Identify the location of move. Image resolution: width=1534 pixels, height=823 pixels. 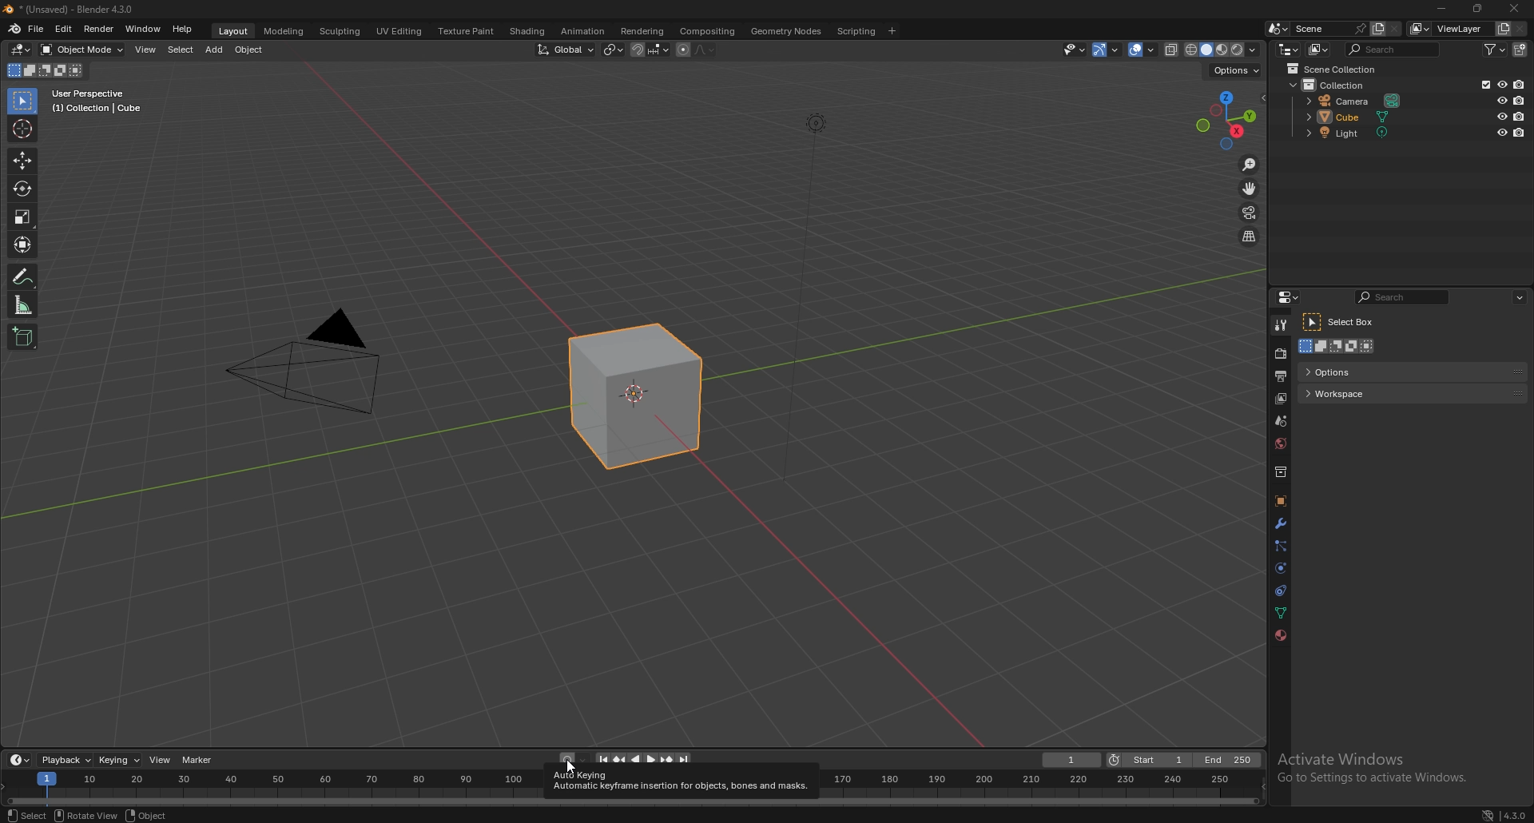
(22, 161).